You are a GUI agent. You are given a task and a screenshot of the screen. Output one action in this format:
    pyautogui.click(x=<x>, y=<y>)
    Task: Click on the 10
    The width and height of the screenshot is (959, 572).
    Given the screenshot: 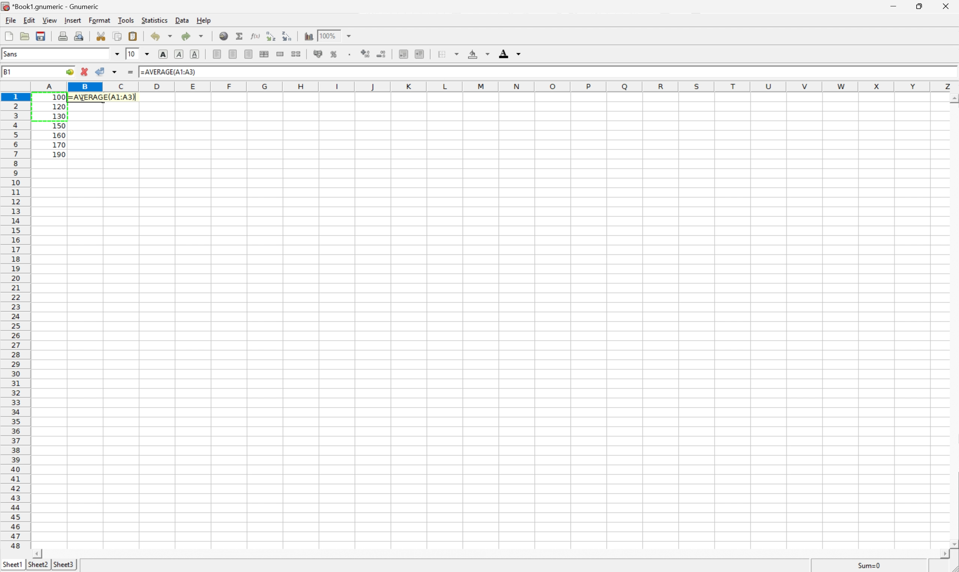 What is the action you would take?
    pyautogui.click(x=133, y=53)
    